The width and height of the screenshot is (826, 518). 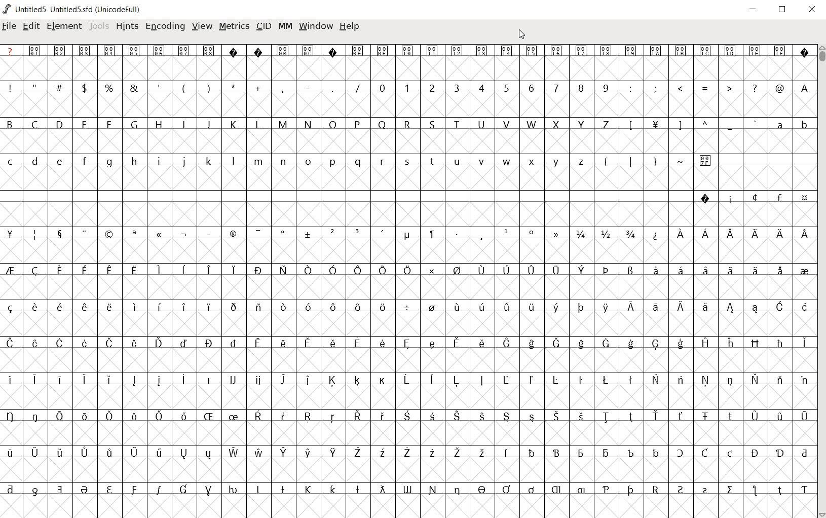 I want to click on Symbol, so click(x=84, y=379).